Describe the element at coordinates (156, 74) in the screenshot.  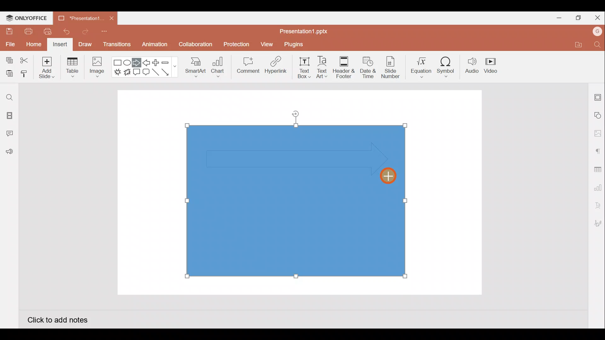
I see `Line` at that location.